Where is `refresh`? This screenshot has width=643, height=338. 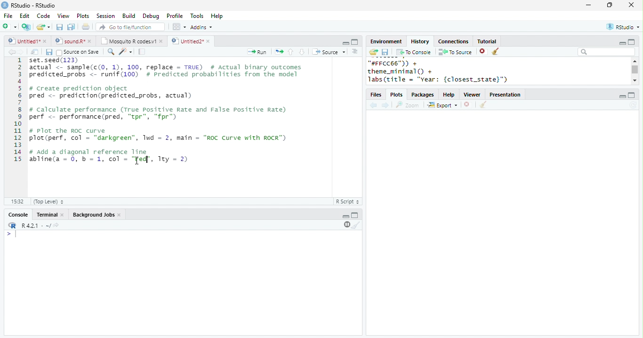 refresh is located at coordinates (633, 105).